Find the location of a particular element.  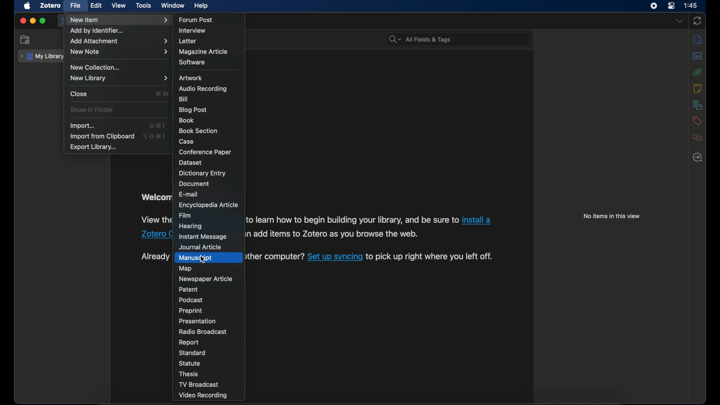

1:45 is located at coordinates (691, 6).